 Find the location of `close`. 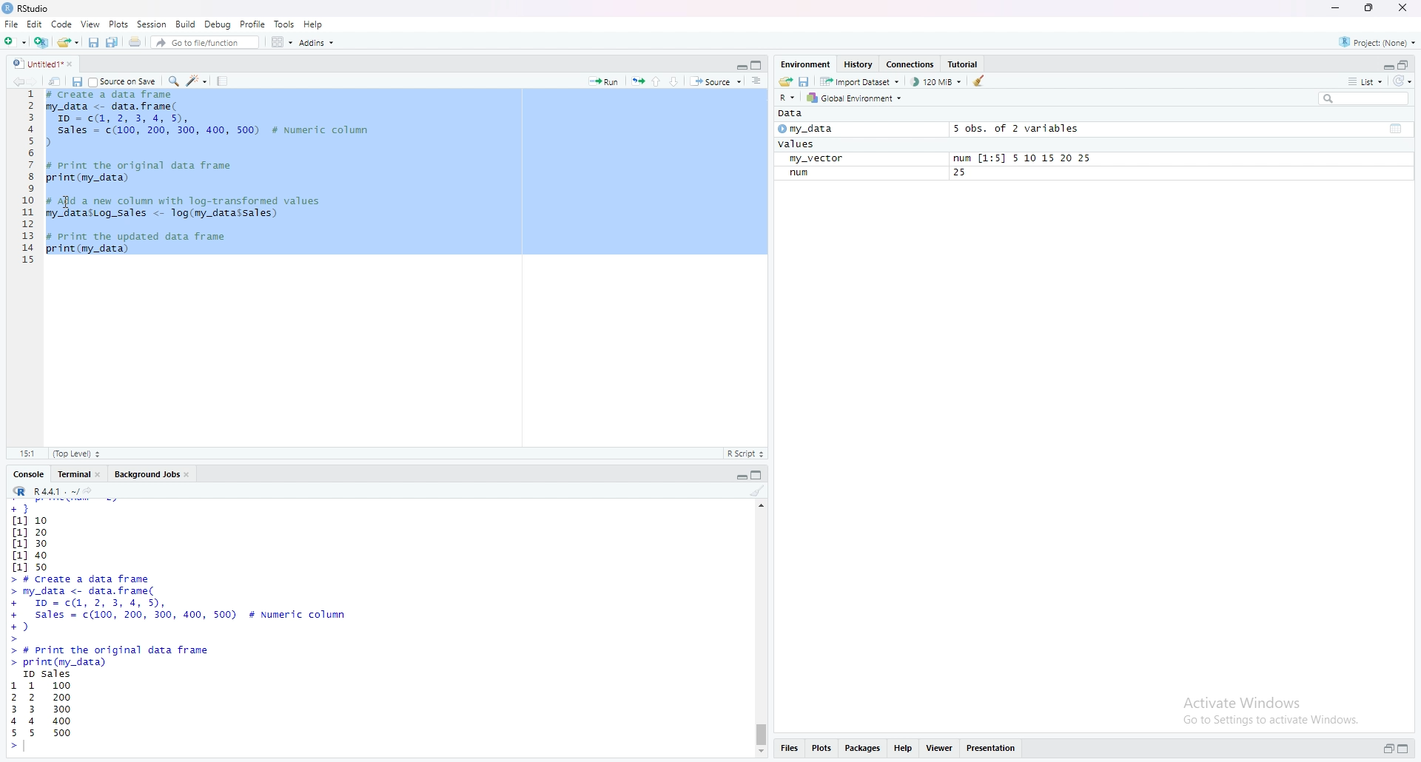

close is located at coordinates (102, 475).